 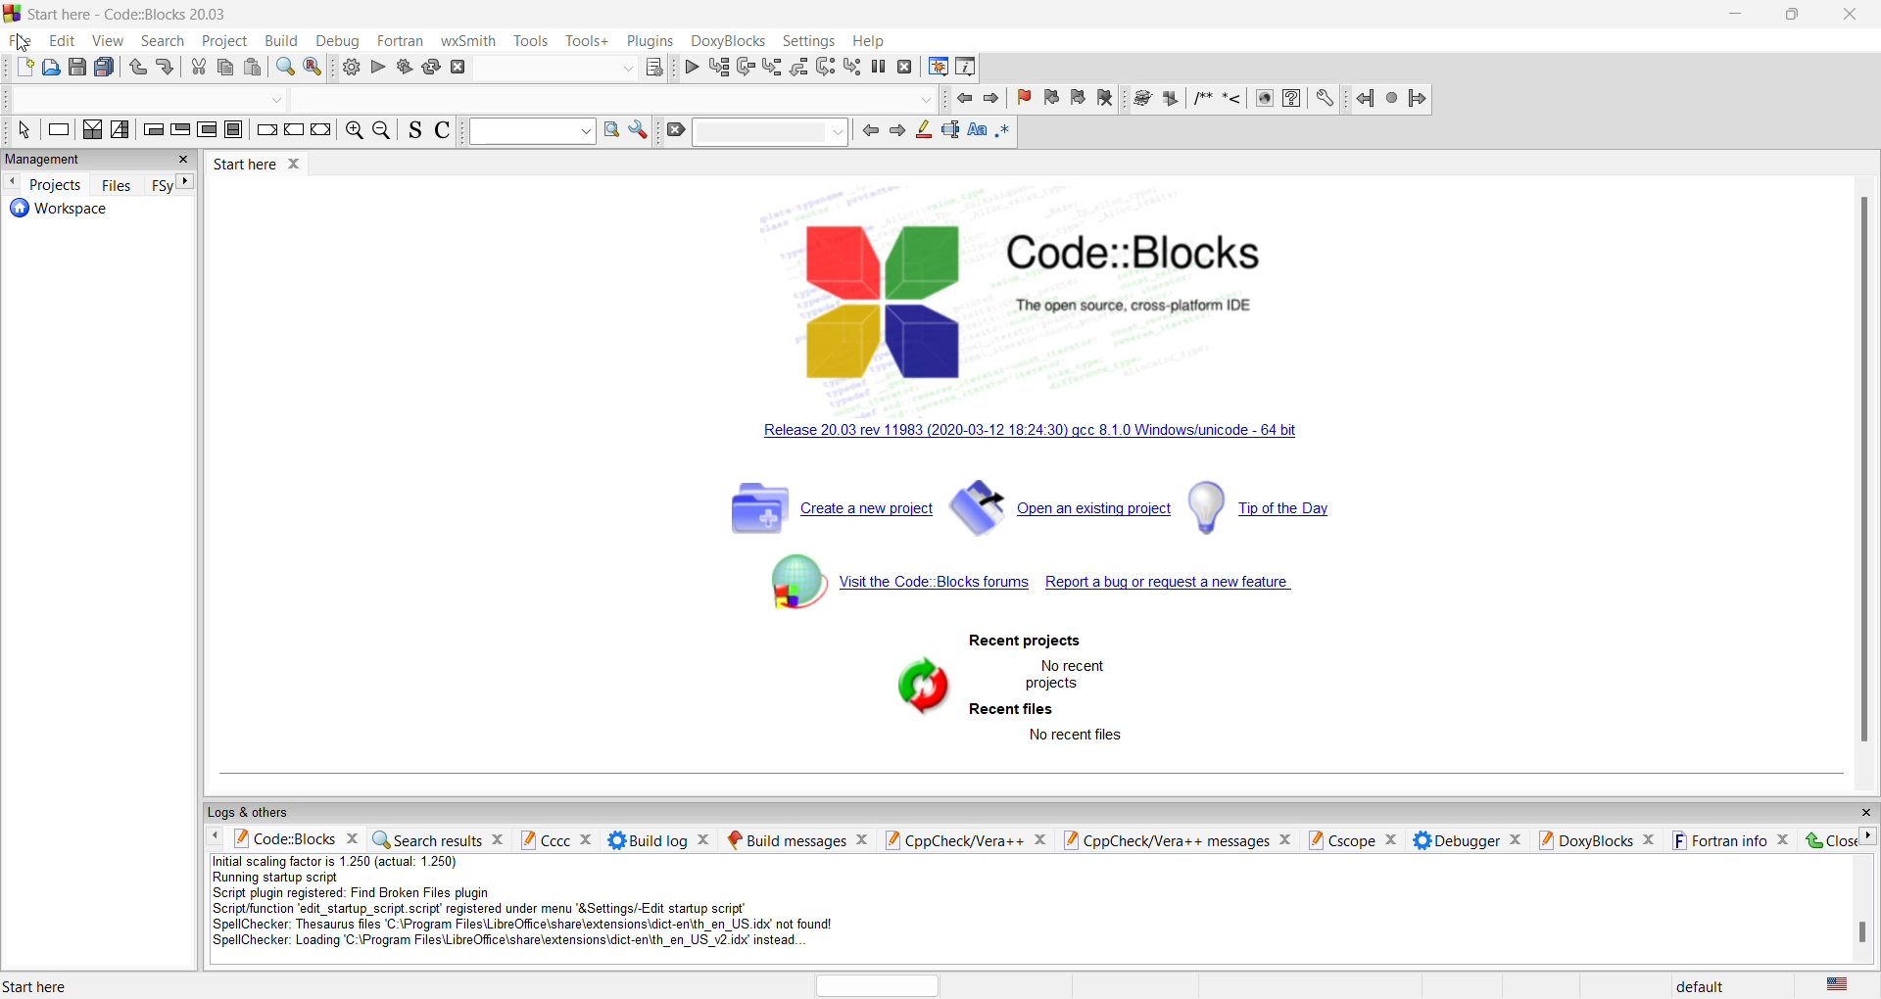 What do you see at coordinates (211, 133) in the screenshot?
I see `next instruction` at bounding box center [211, 133].